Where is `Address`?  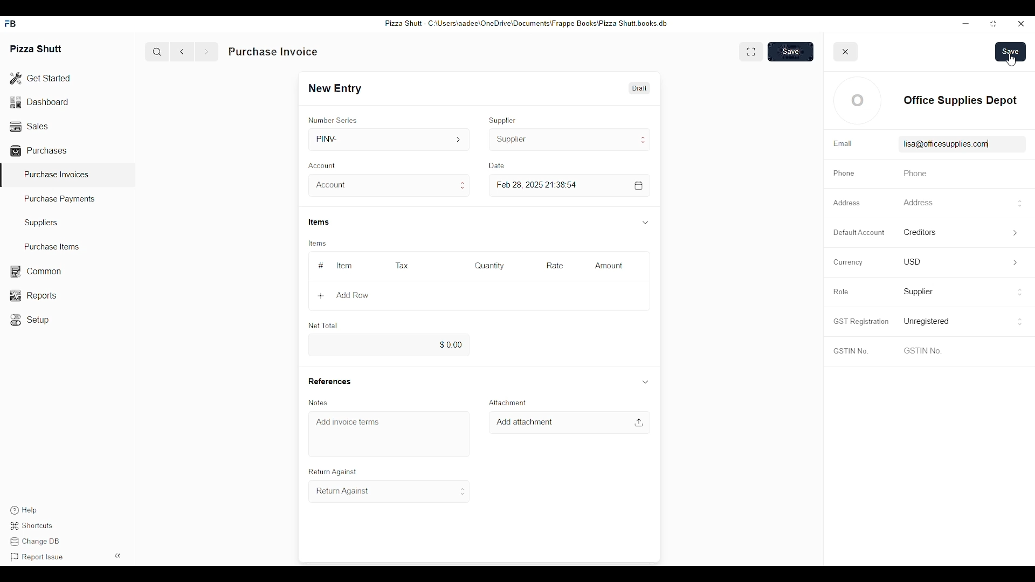 Address is located at coordinates (848, 202).